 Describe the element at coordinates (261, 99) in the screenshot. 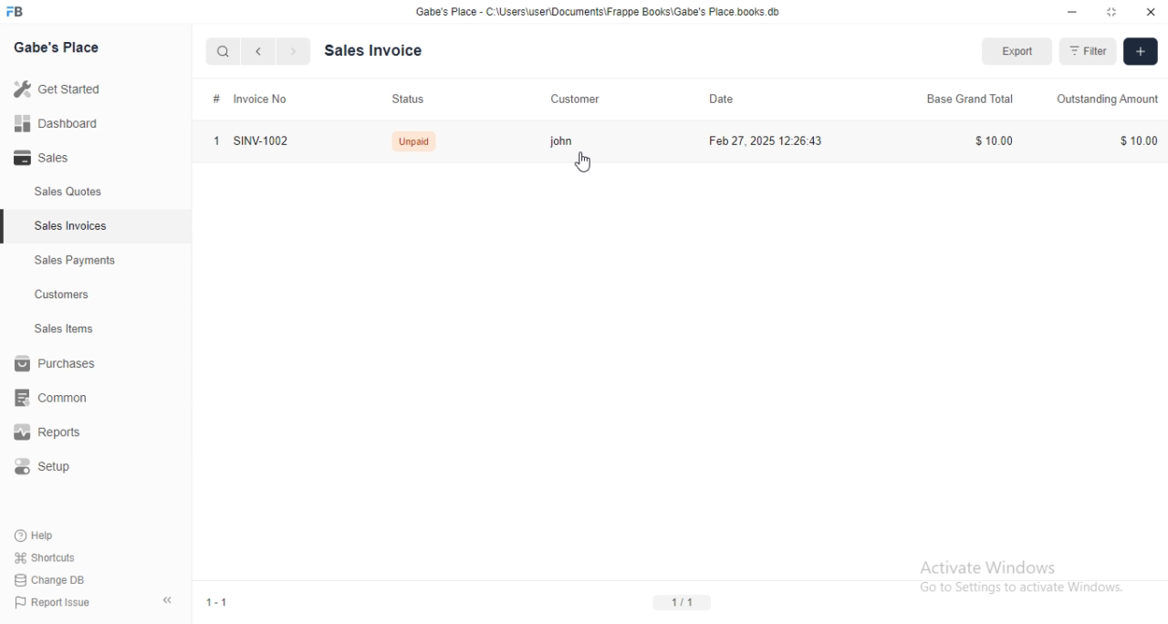

I see `invoice no` at that location.